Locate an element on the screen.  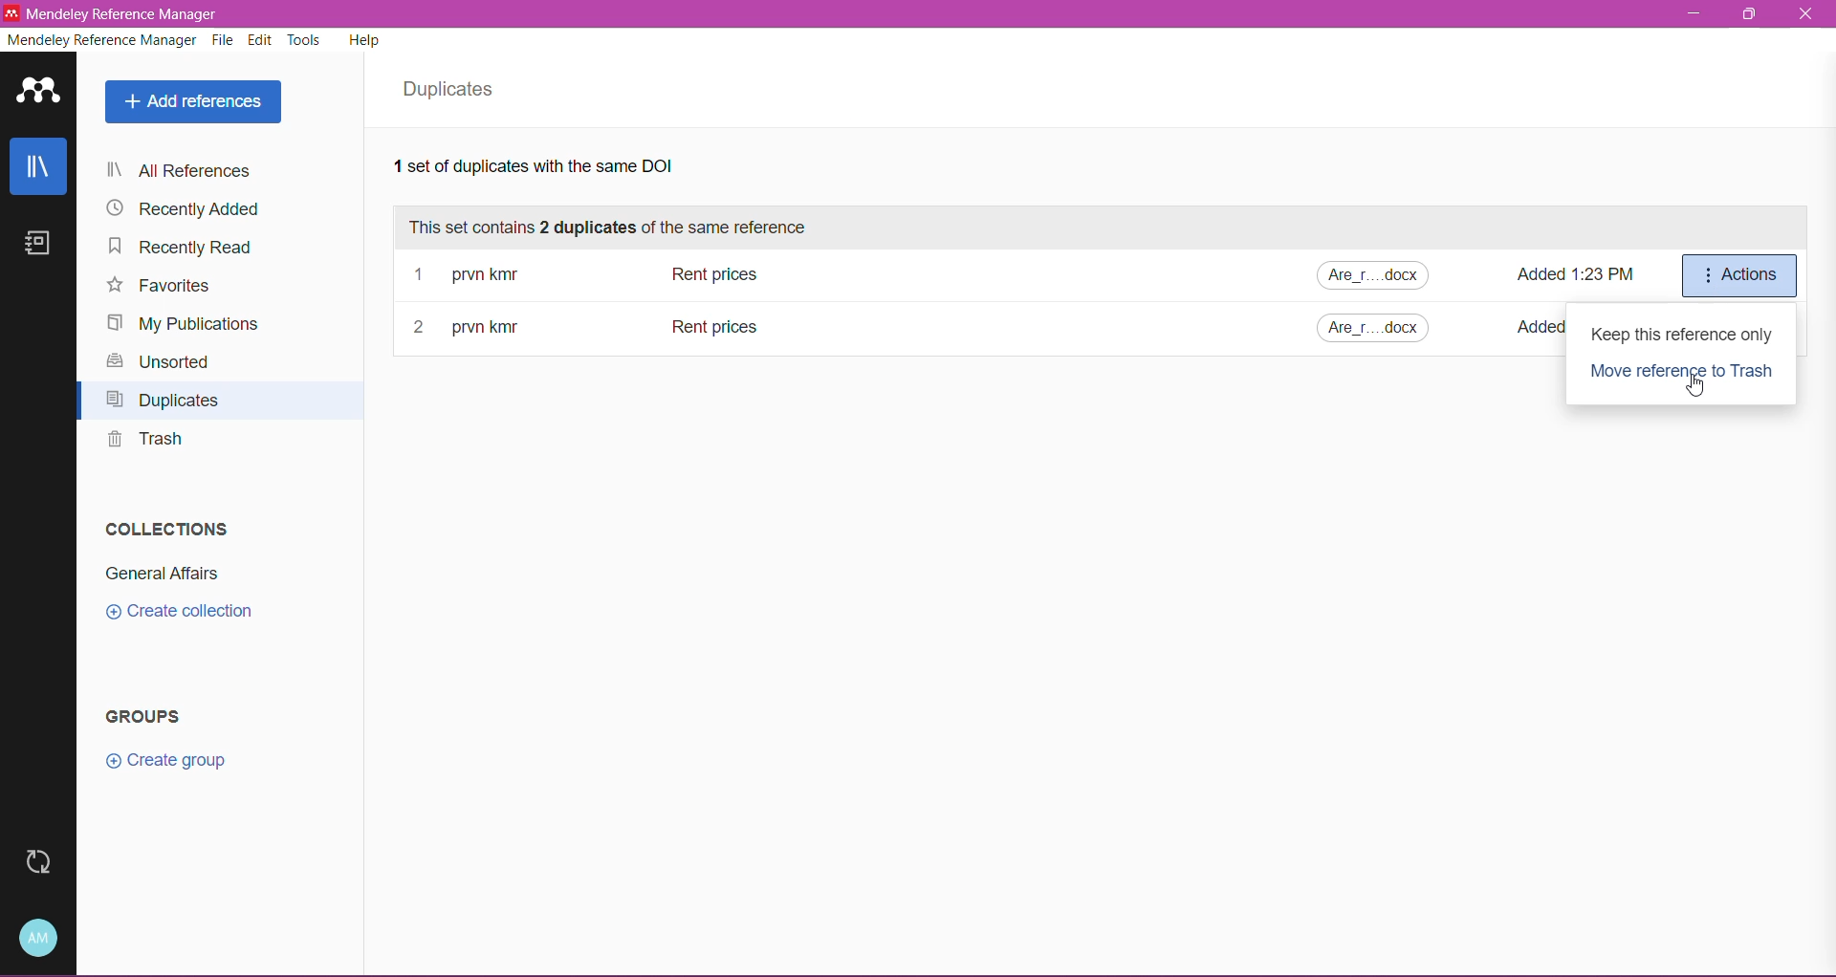
file is located at coordinates (1373, 328).